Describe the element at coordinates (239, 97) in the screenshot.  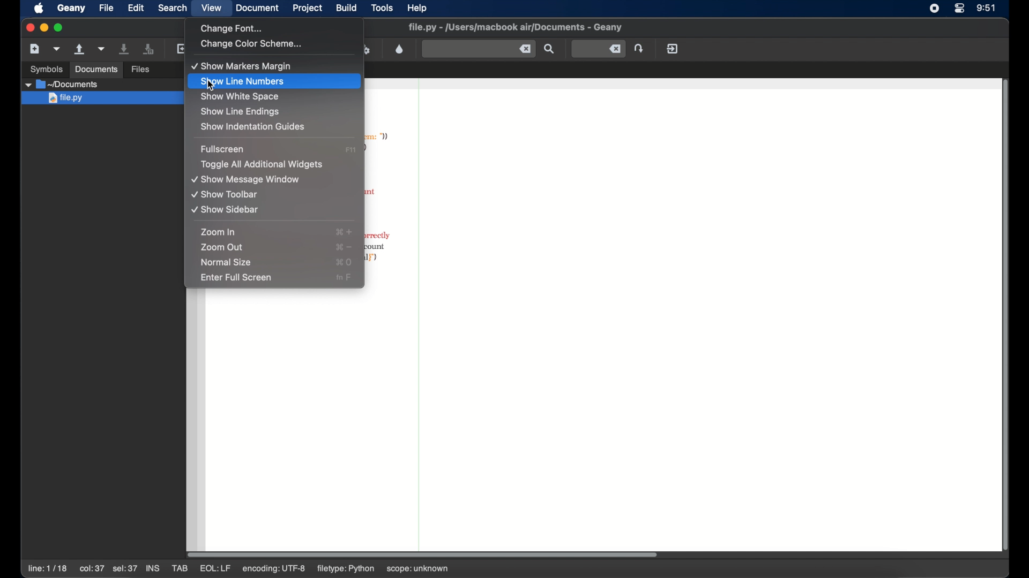
I see `show white space` at that location.